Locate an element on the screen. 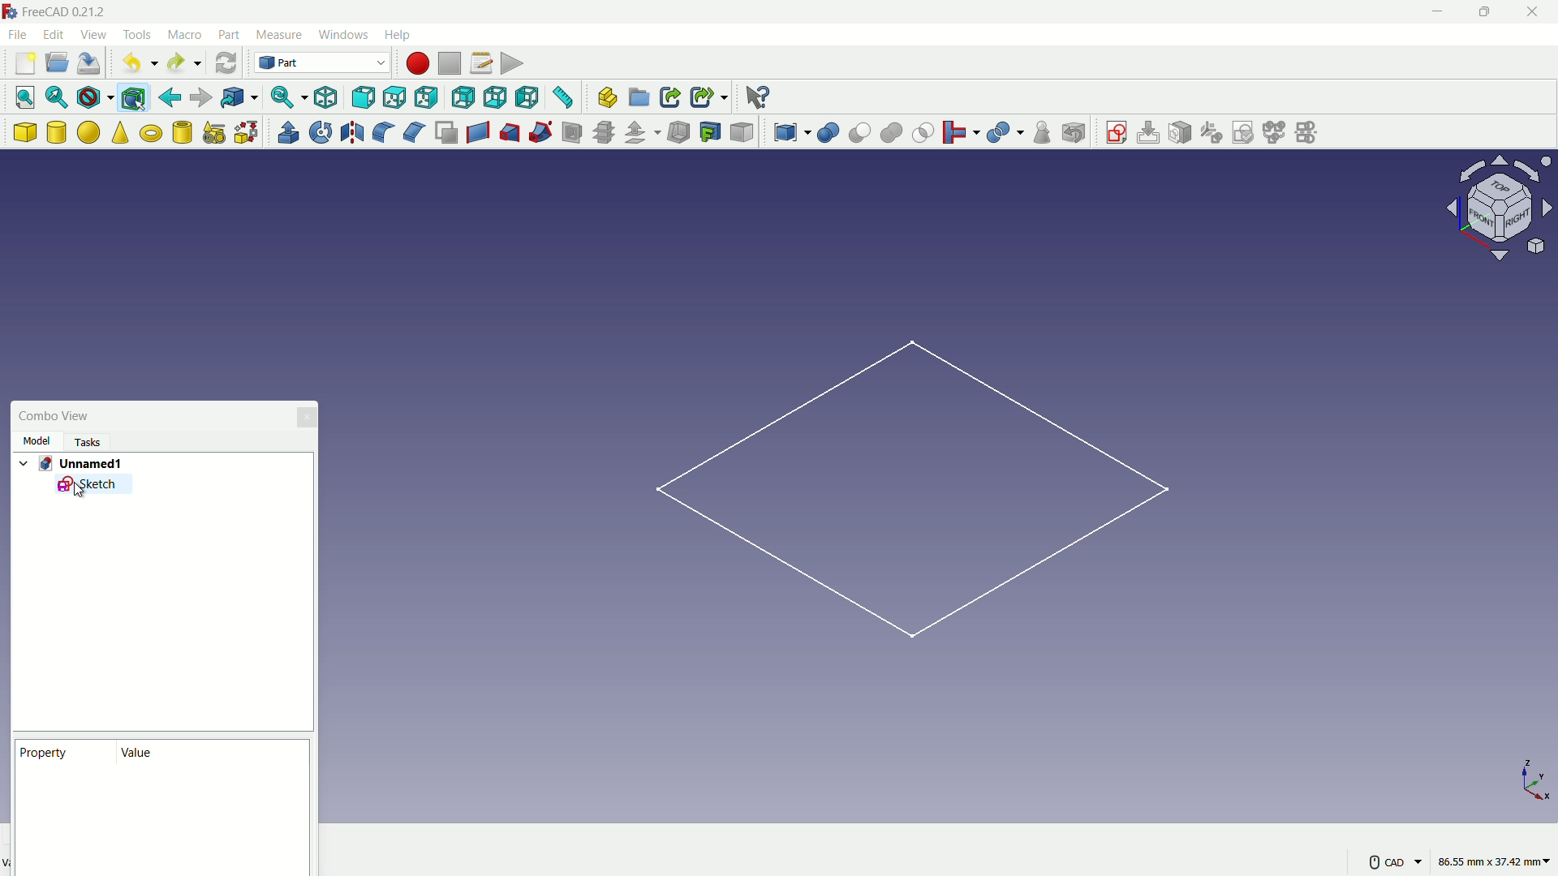  mirror sketch is located at coordinates (1312, 131).